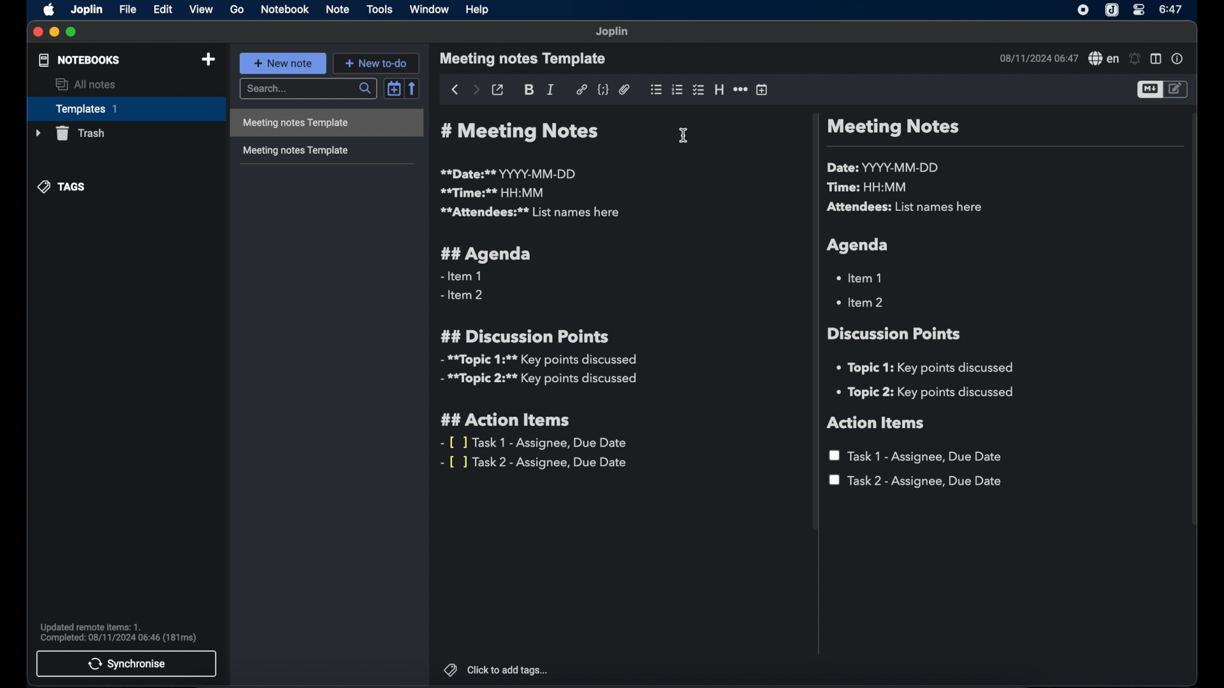 The image size is (1224, 688). I want to click on checkbox, so click(697, 90).